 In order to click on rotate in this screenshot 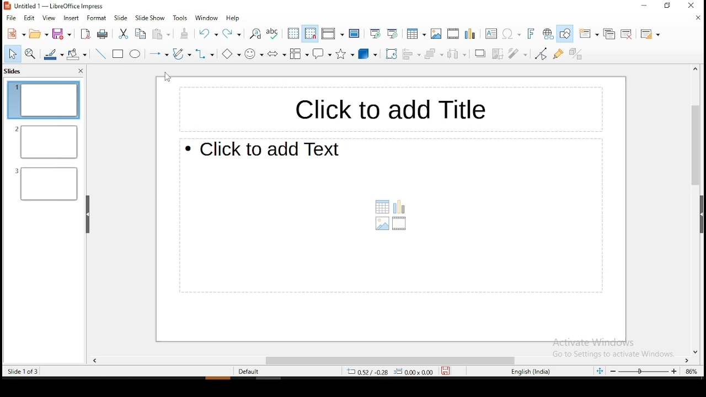, I will do `click(391, 54)`.